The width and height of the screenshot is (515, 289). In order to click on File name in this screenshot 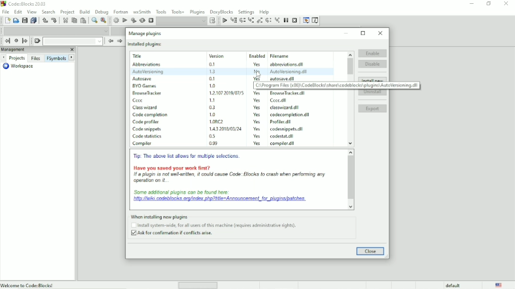, I will do `click(291, 56)`.